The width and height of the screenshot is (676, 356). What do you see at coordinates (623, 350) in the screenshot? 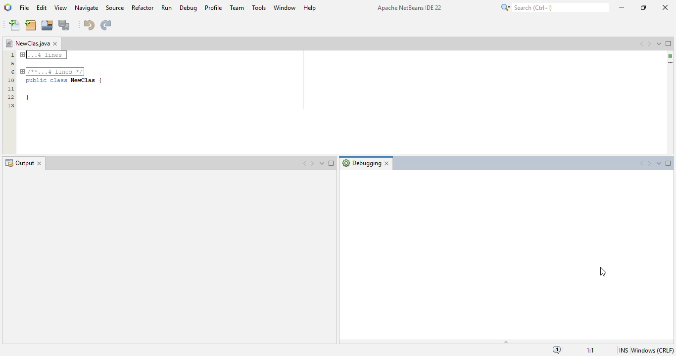
I see `insert mode` at bounding box center [623, 350].